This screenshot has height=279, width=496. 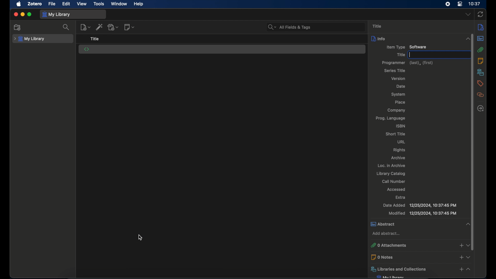 What do you see at coordinates (468, 15) in the screenshot?
I see `dropdown` at bounding box center [468, 15].